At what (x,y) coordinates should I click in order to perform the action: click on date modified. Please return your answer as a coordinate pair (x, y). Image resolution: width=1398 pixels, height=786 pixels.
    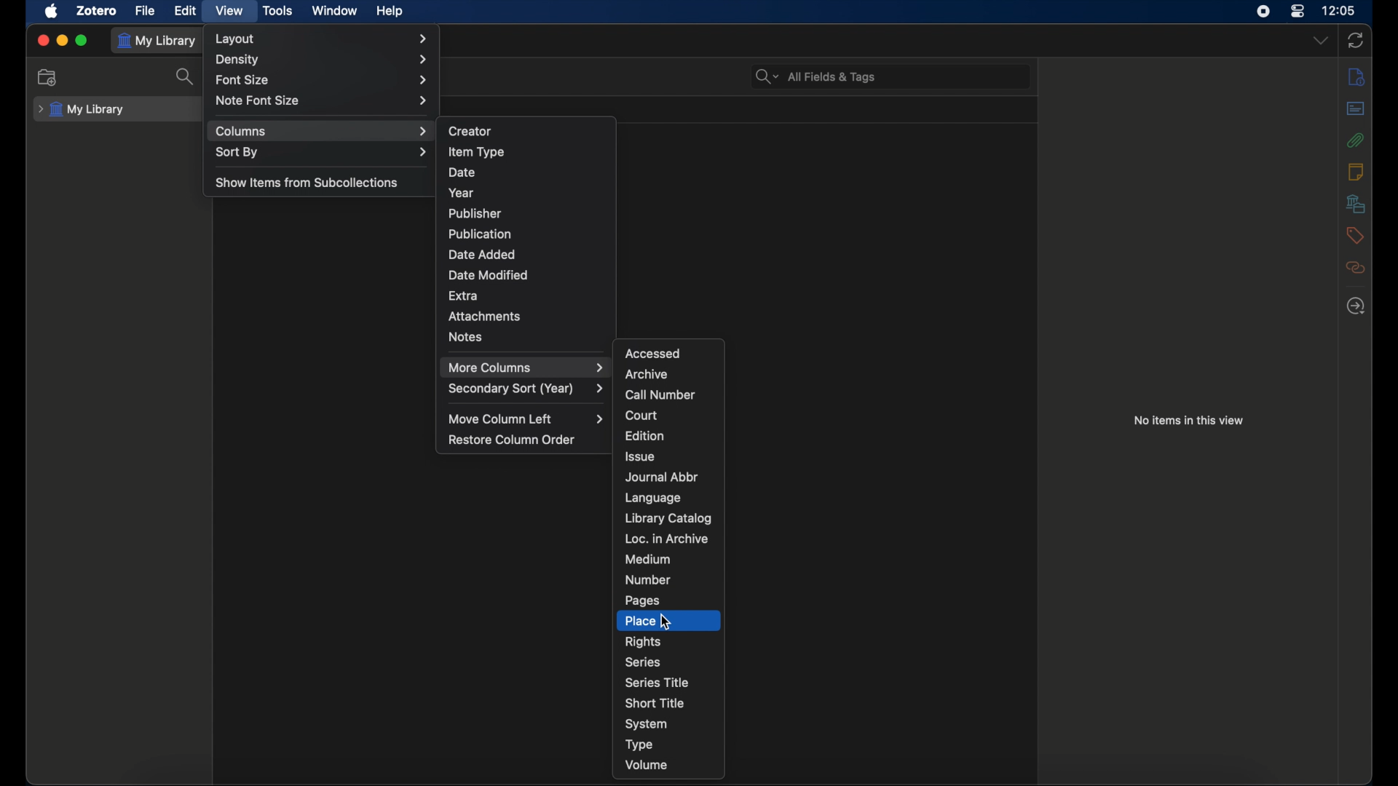
    Looking at the image, I should click on (489, 275).